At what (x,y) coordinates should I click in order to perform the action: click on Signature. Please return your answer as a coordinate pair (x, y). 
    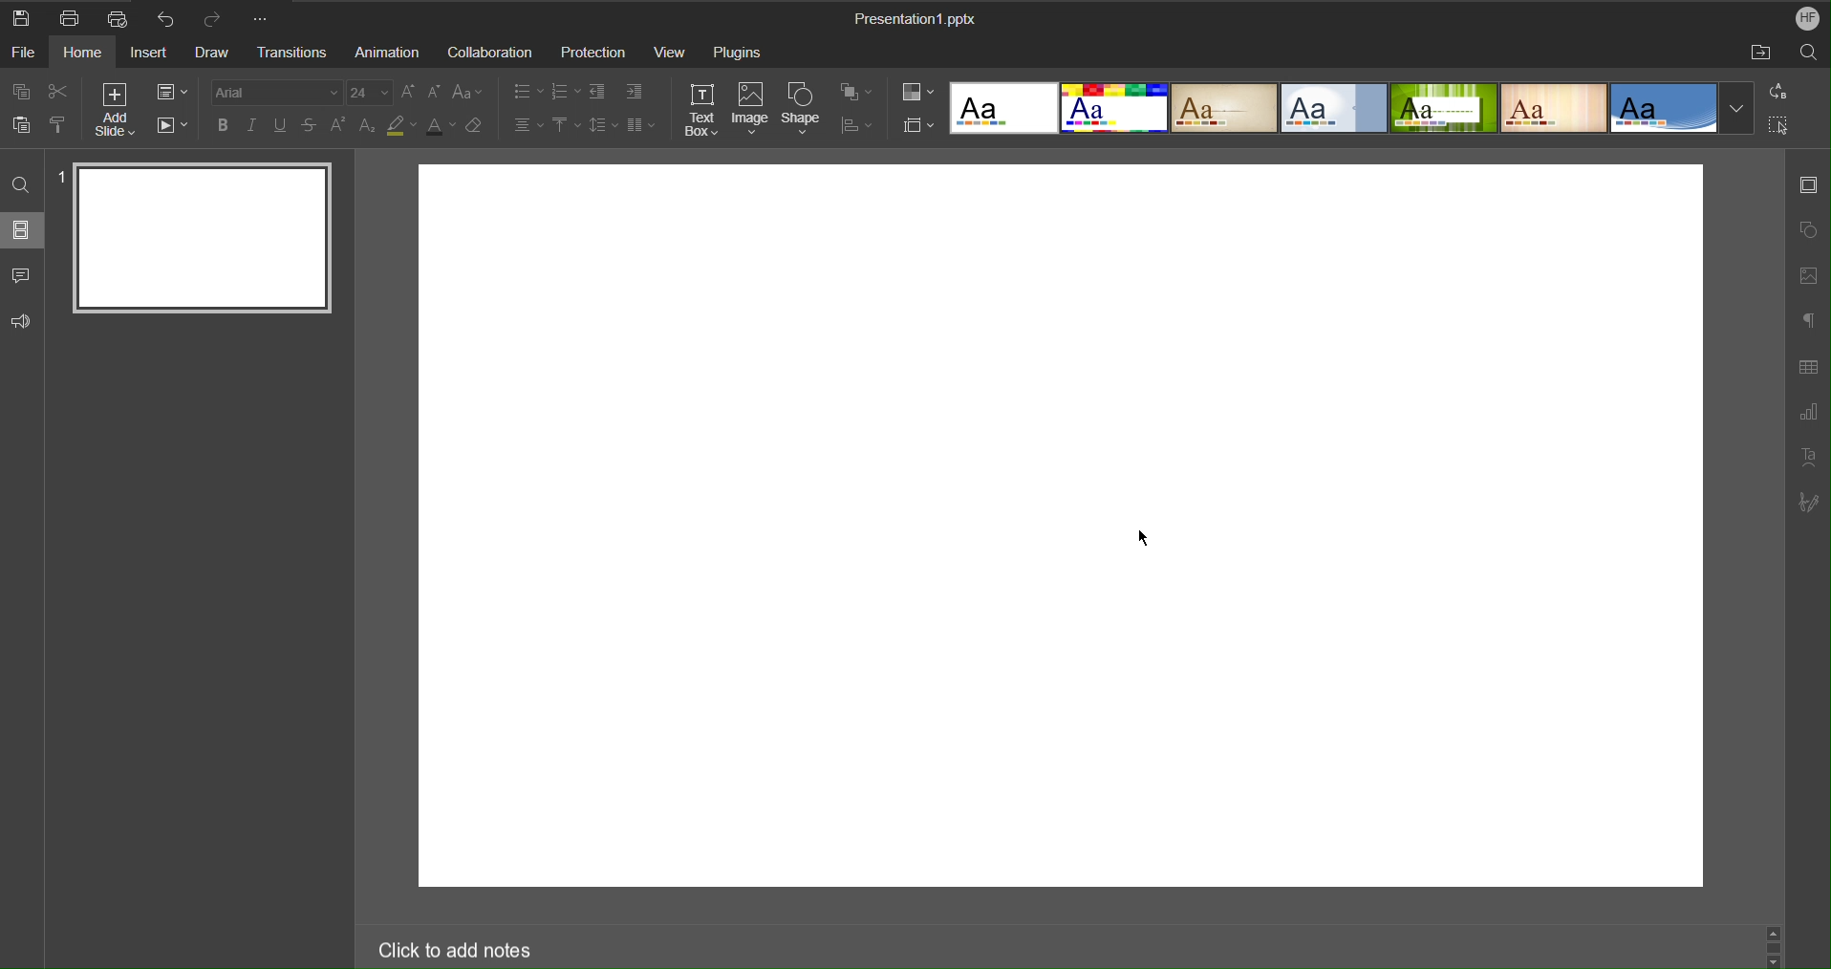
    Looking at the image, I should click on (1808, 505).